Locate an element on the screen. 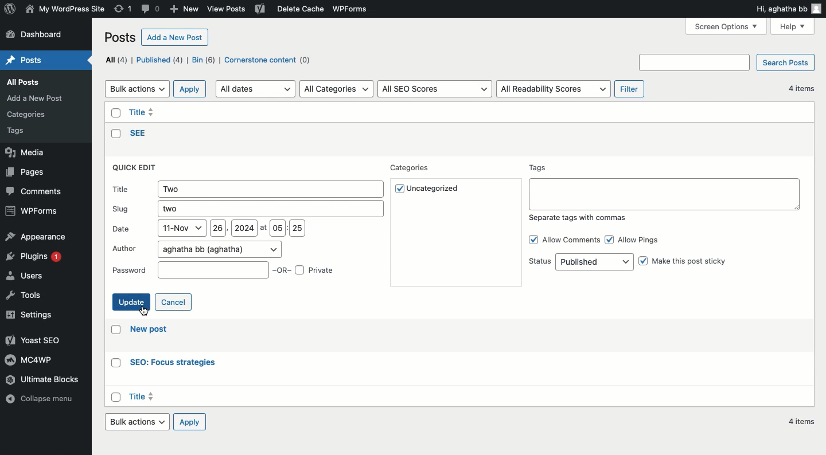  categories is located at coordinates (30, 112).